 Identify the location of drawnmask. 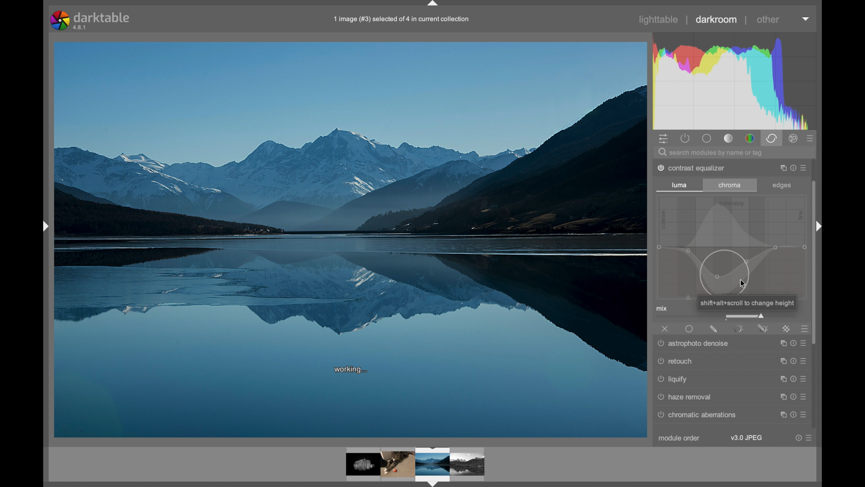
(714, 329).